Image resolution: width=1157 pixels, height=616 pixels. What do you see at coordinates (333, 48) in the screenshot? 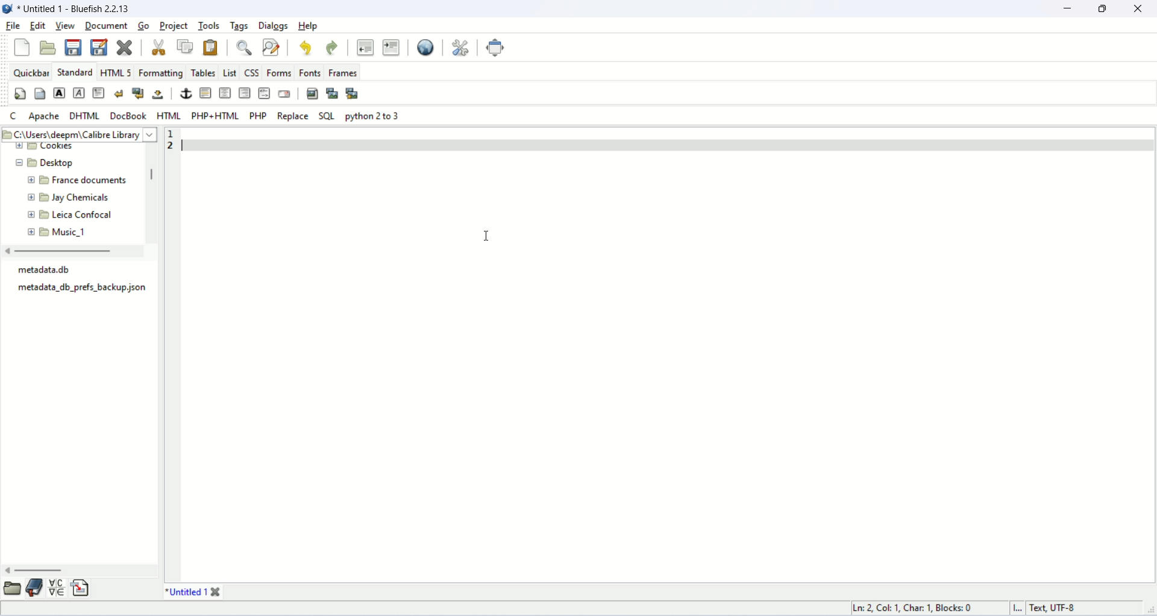
I see `redo` at bounding box center [333, 48].